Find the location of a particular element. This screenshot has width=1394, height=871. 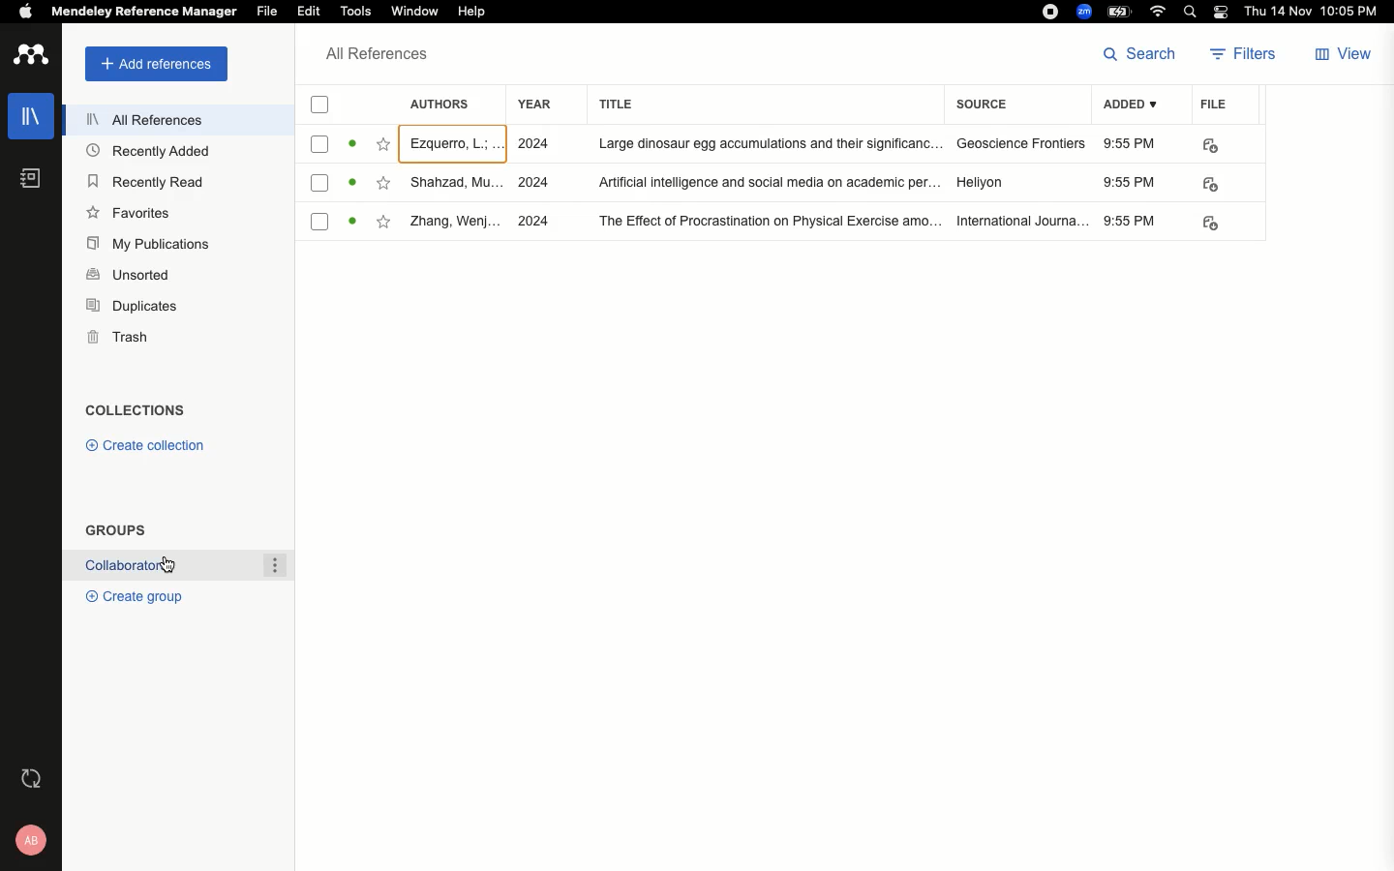

Recently added is located at coordinates (146, 151).